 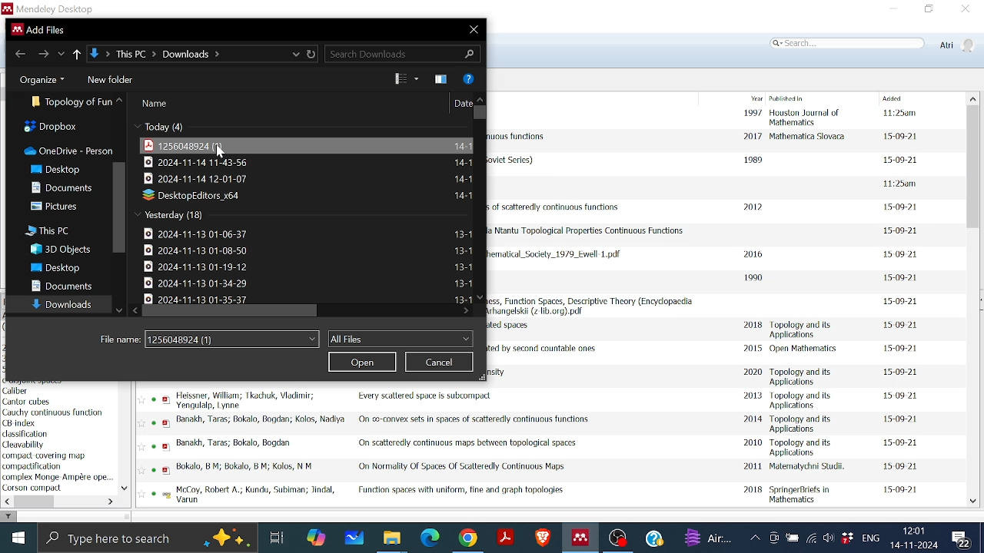 I want to click on date, so click(x=902, y=136).